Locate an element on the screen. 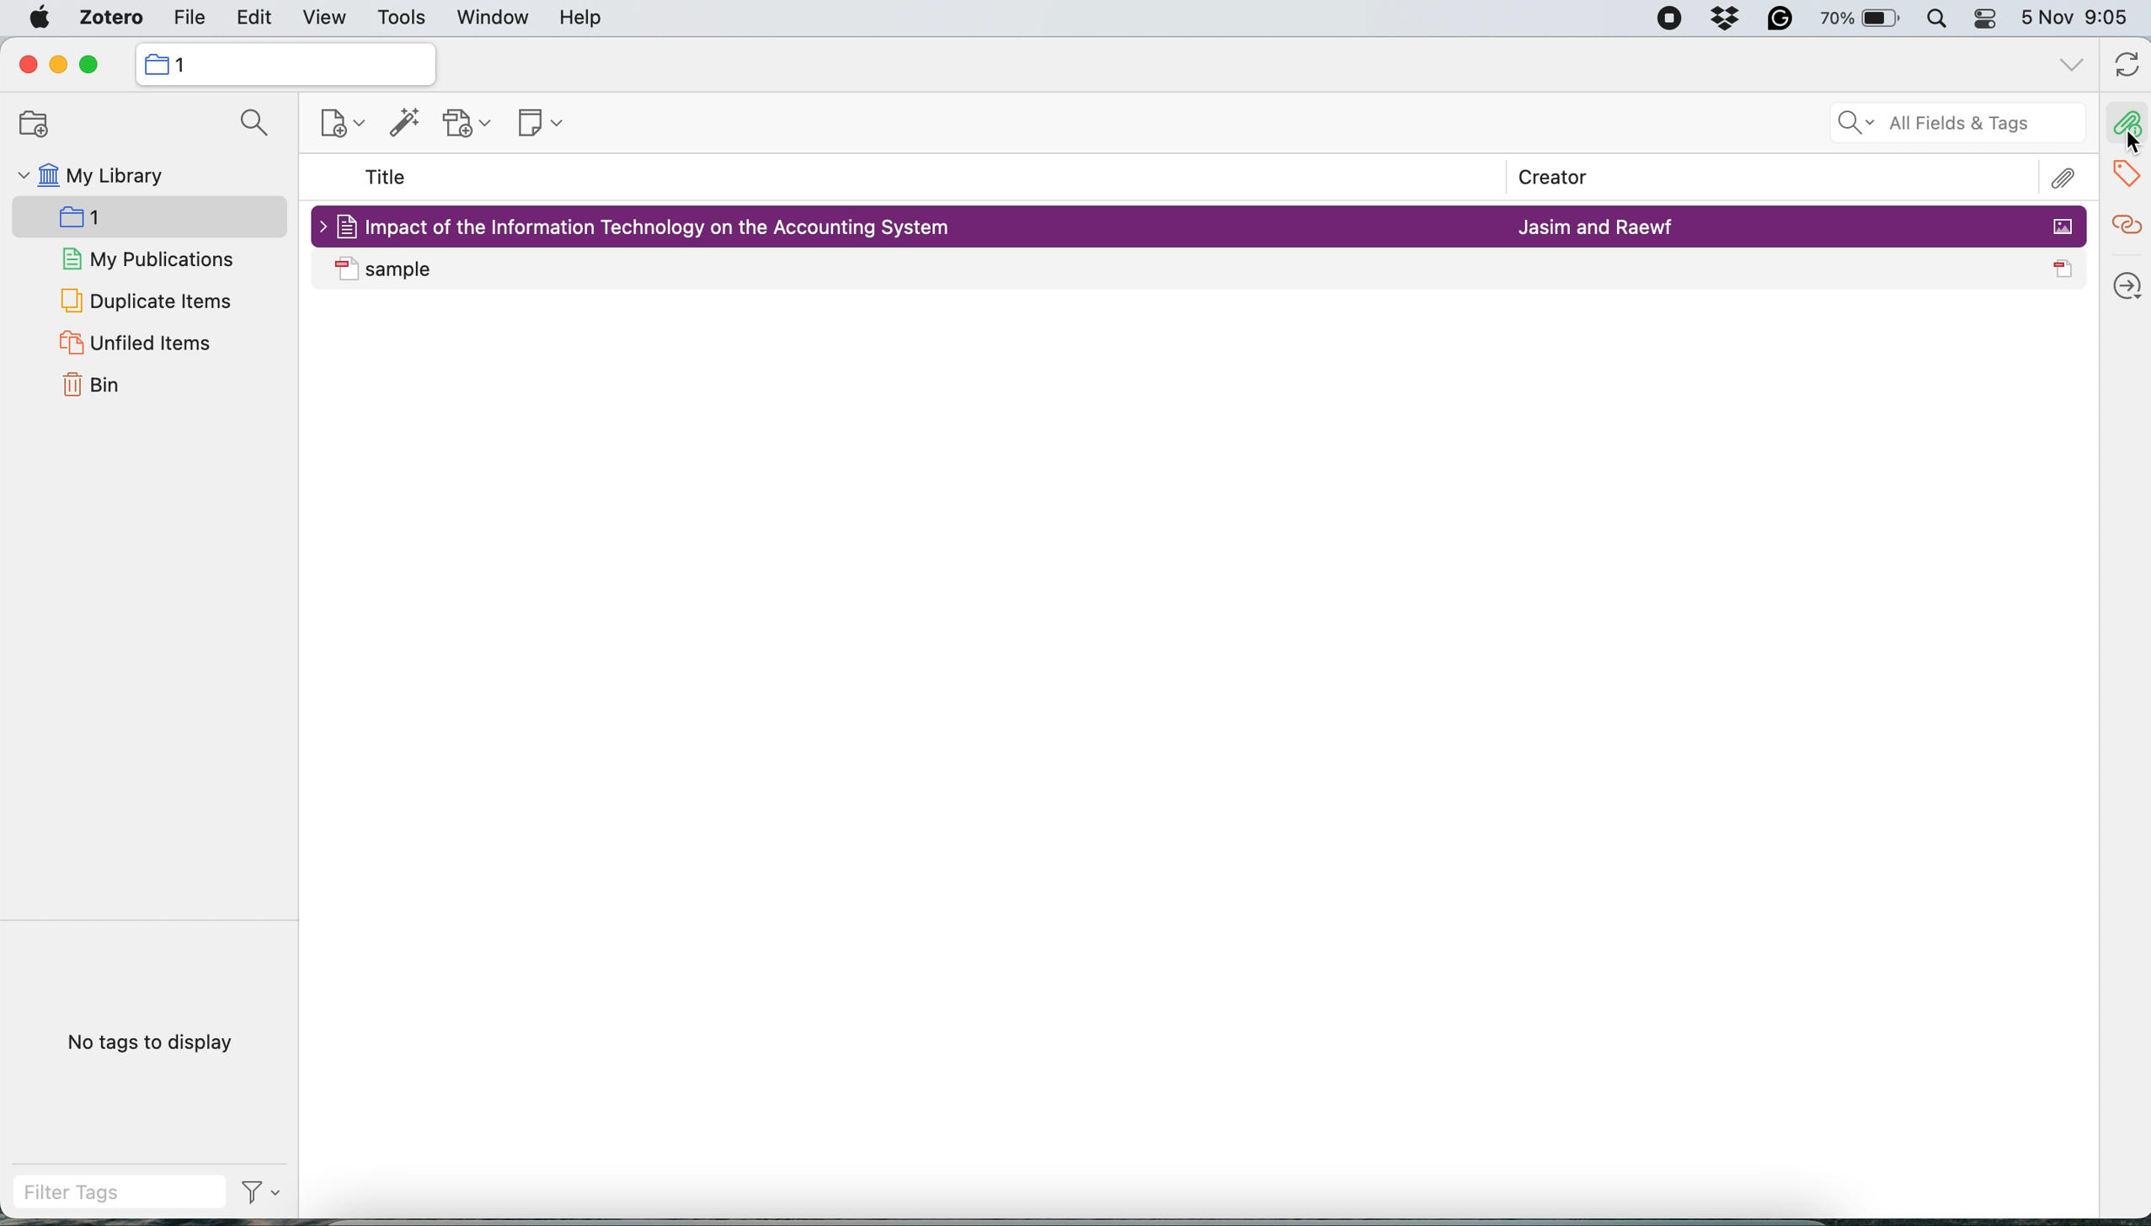  refresh is located at coordinates (2123, 67).